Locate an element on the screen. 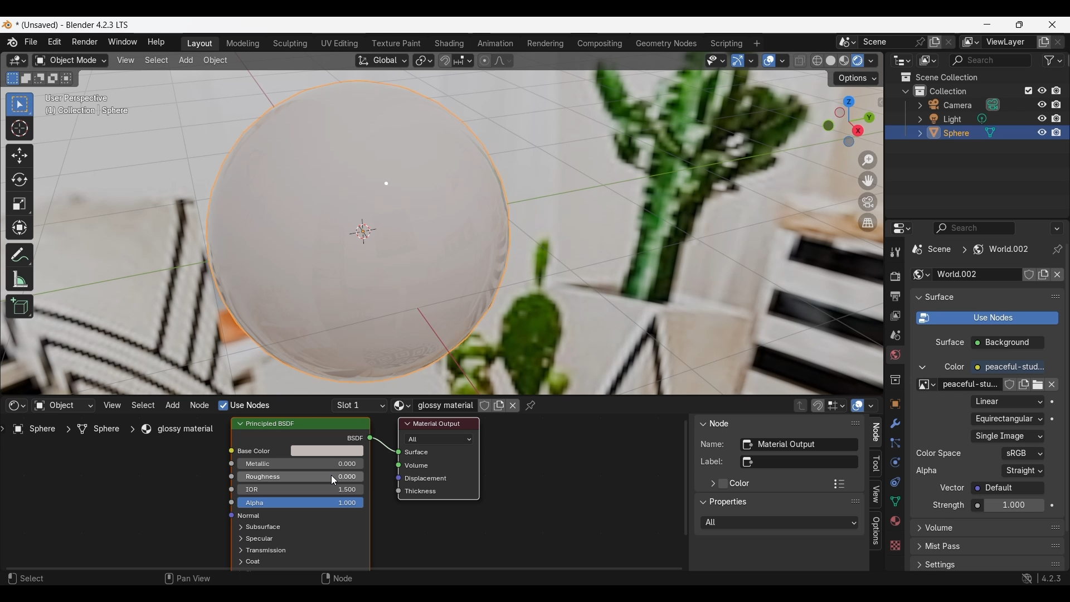 Image resolution: width=1070 pixels, height=602 pixels. Sets the object interaction mode is located at coordinates (70, 60).